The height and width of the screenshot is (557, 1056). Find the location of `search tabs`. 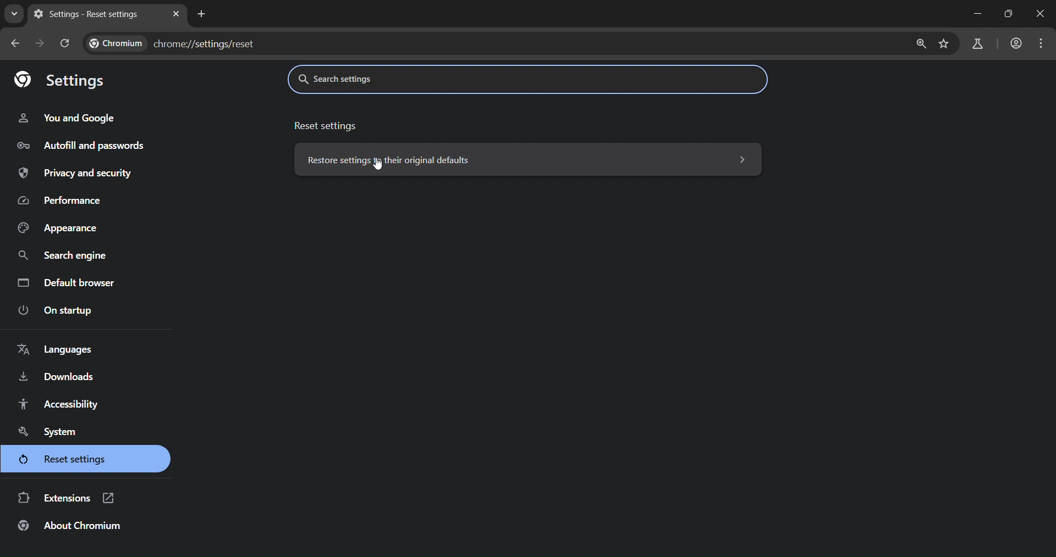

search tabs is located at coordinates (15, 15).